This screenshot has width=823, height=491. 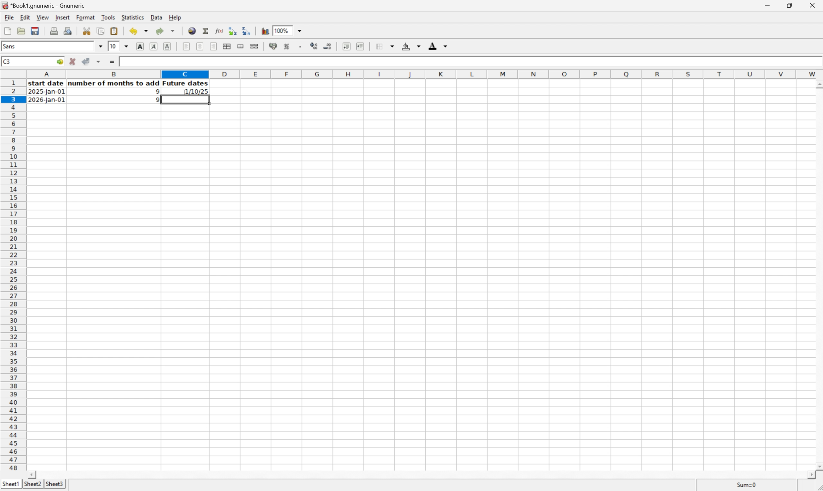 I want to click on Edit, so click(x=25, y=17).